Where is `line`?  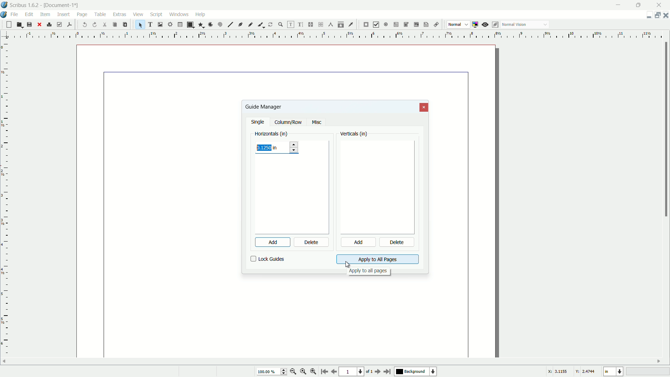 line is located at coordinates (230, 25).